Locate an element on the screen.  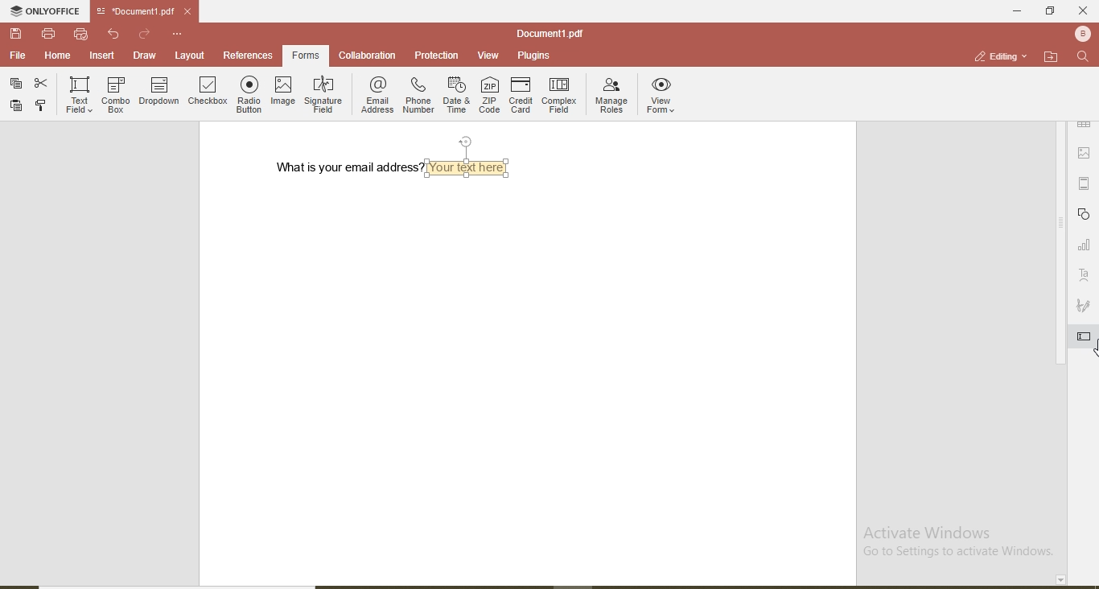
dropdown is located at coordinates (158, 95).